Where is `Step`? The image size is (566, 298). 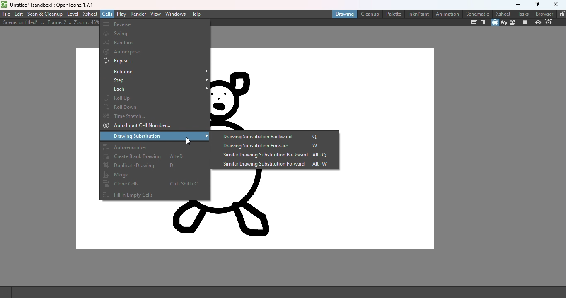 Step is located at coordinates (155, 81).